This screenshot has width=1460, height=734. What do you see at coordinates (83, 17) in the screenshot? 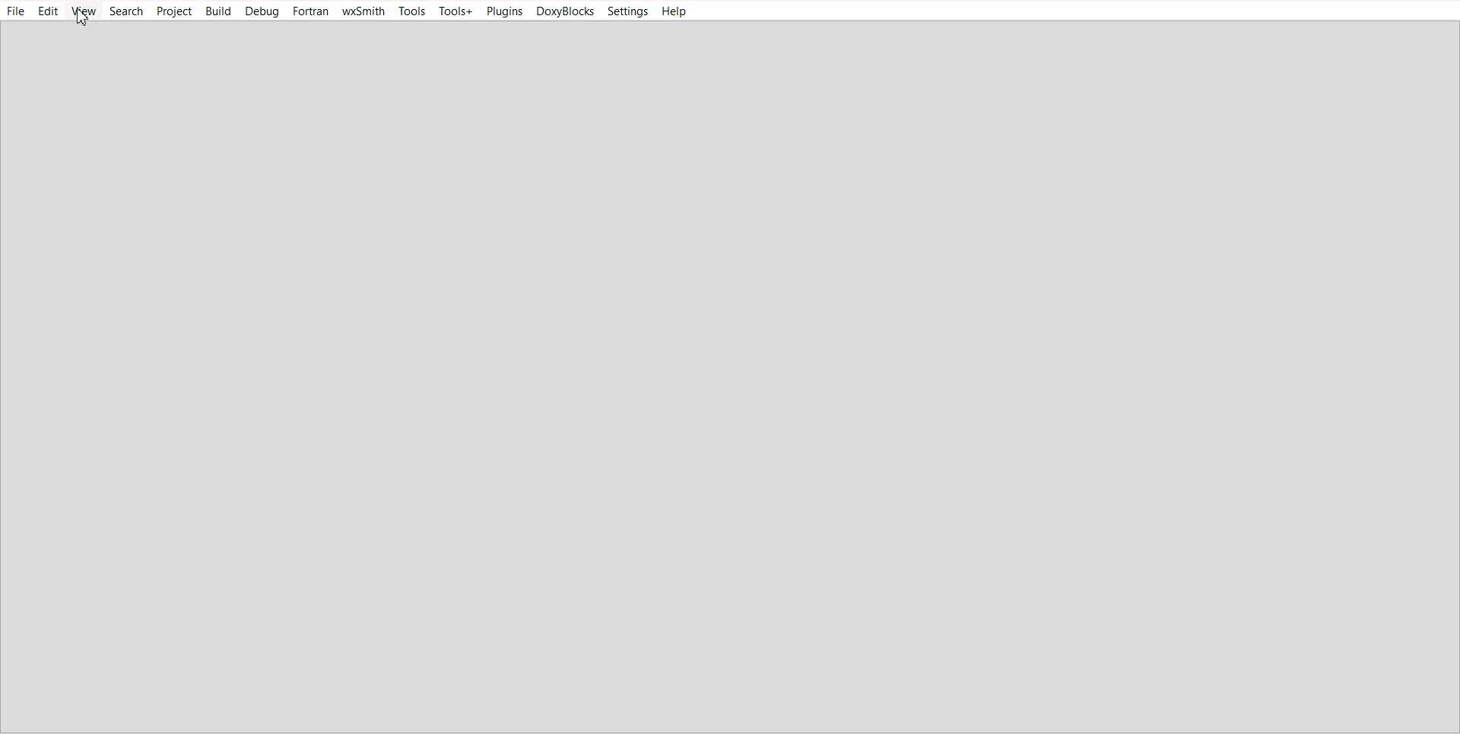
I see `Cursor` at bounding box center [83, 17].